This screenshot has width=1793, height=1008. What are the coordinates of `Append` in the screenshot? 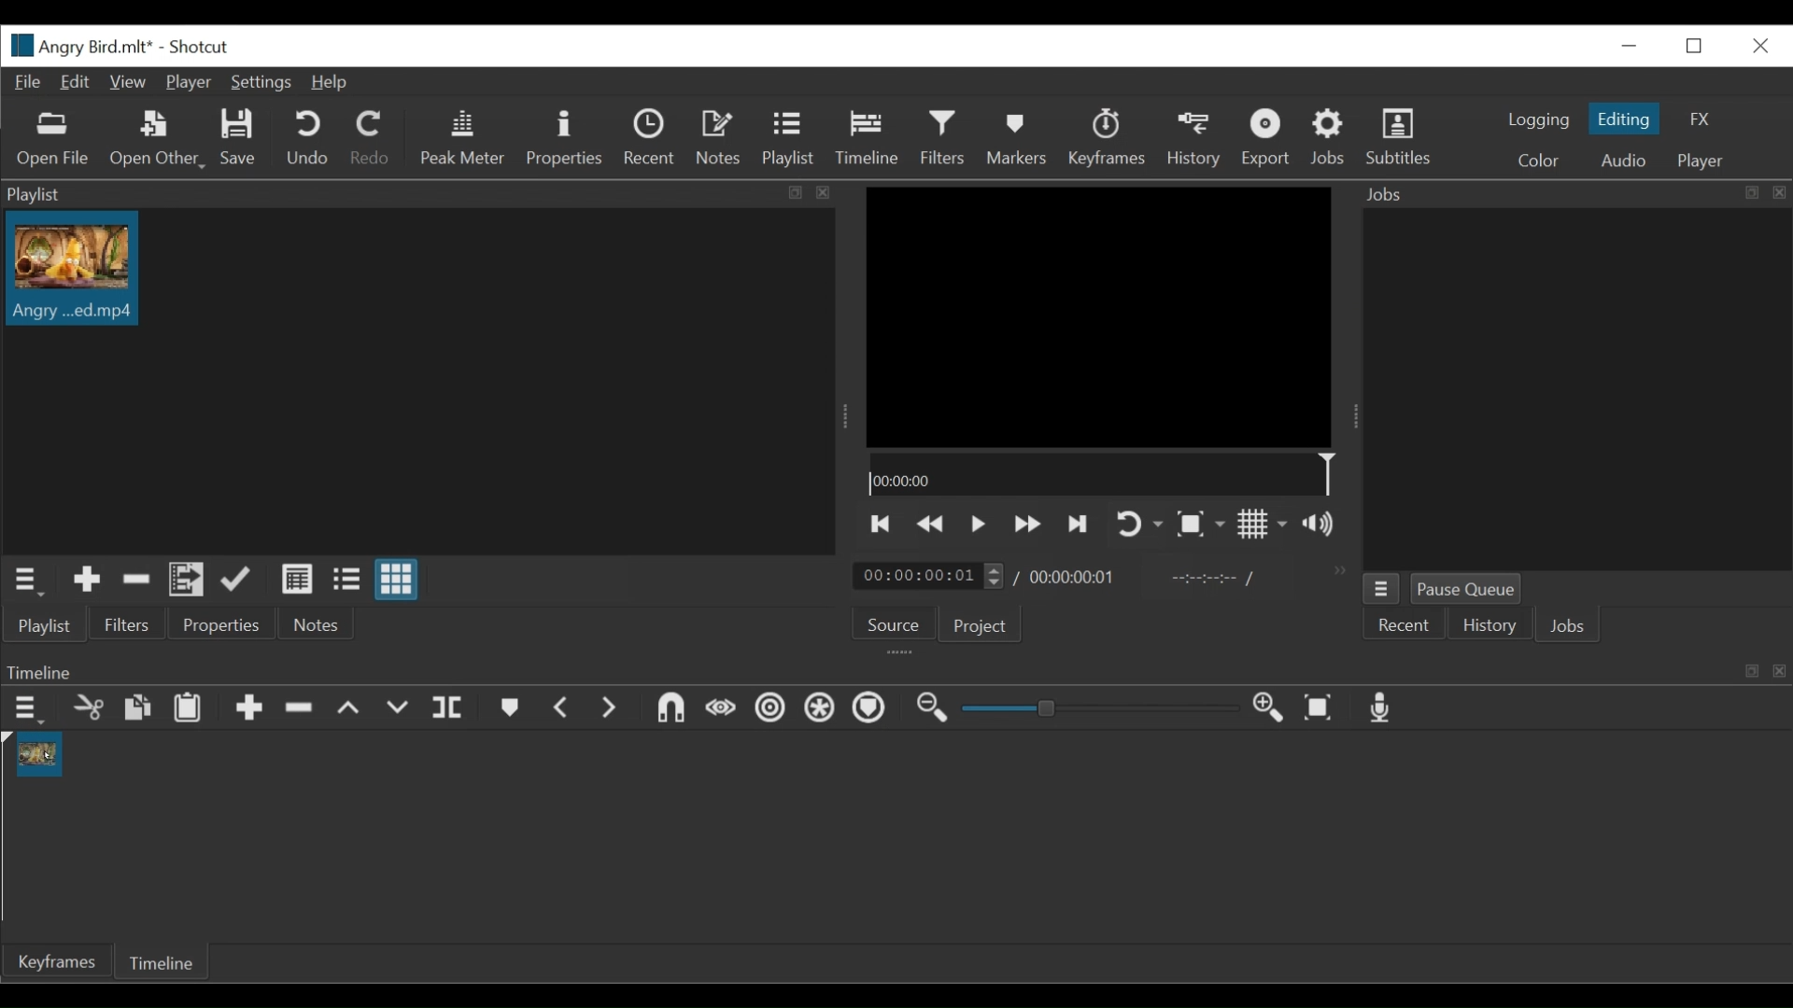 It's located at (250, 708).